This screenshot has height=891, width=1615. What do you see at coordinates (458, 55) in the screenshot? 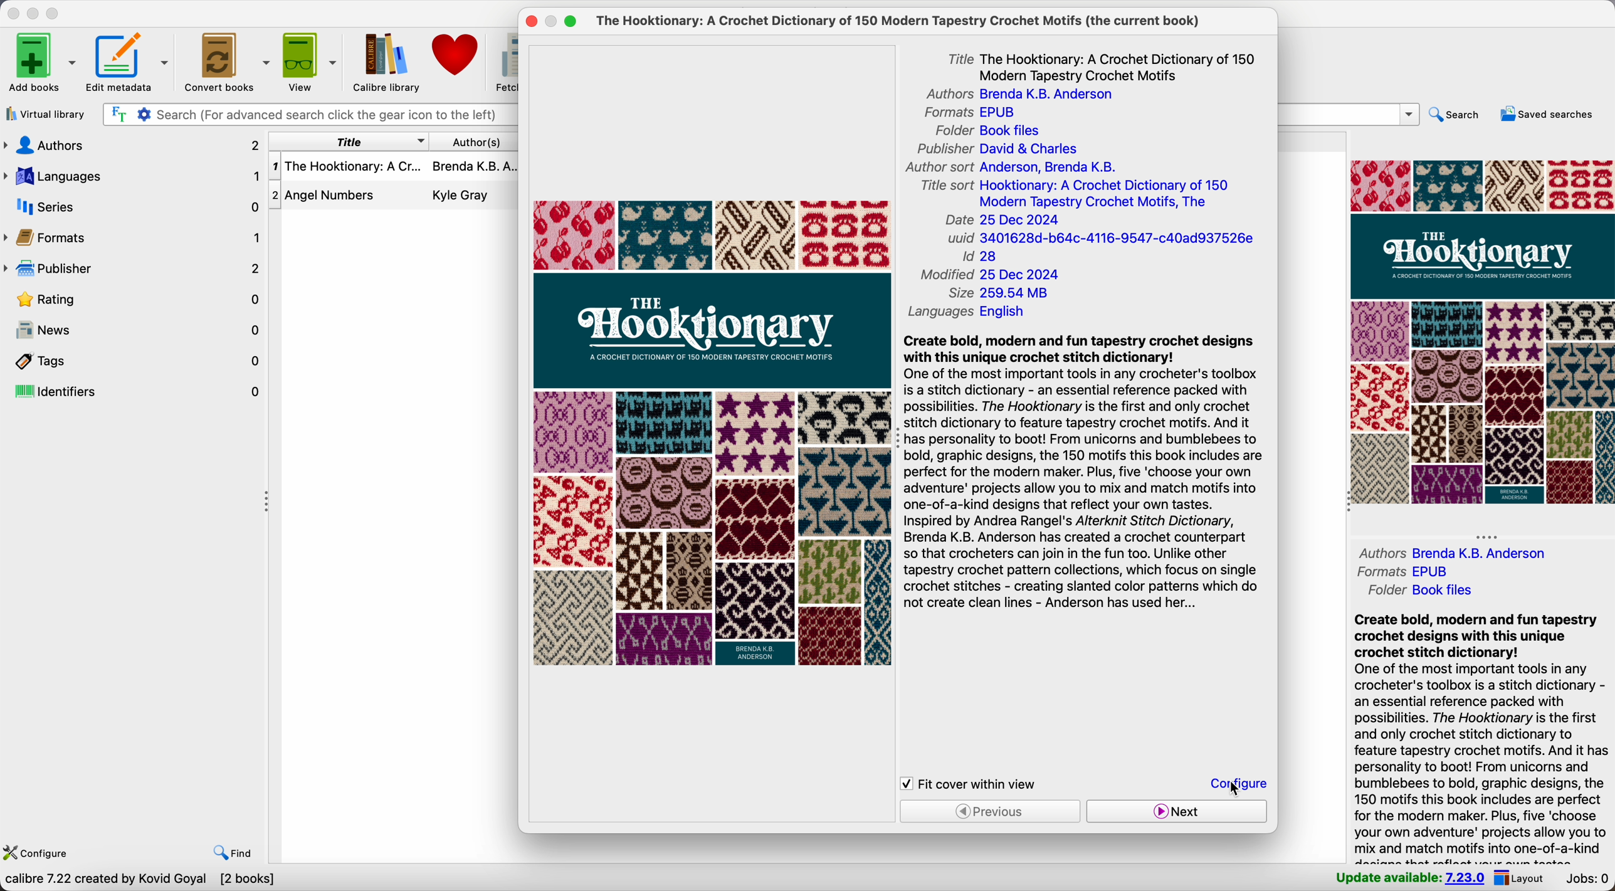
I see `donate` at bounding box center [458, 55].